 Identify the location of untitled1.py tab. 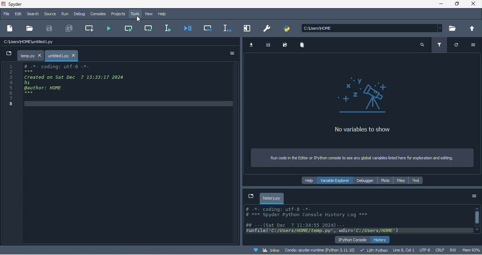
(63, 55).